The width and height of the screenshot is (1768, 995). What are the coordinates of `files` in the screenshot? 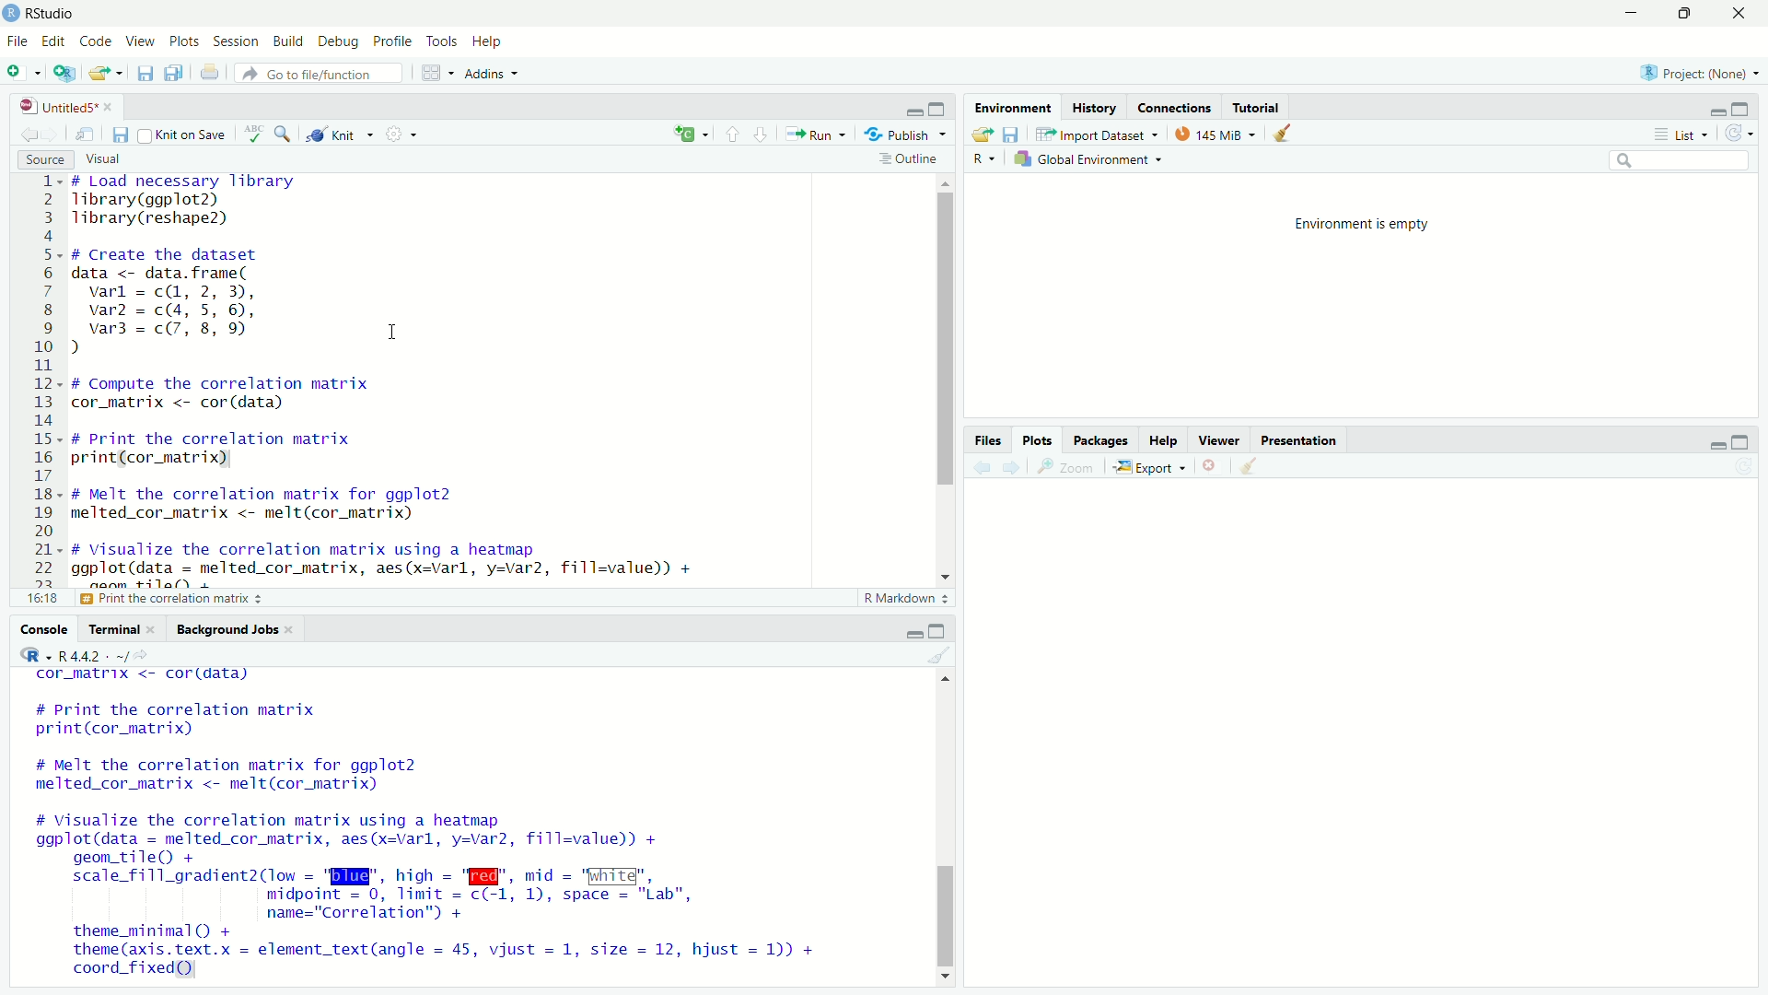 It's located at (990, 440).